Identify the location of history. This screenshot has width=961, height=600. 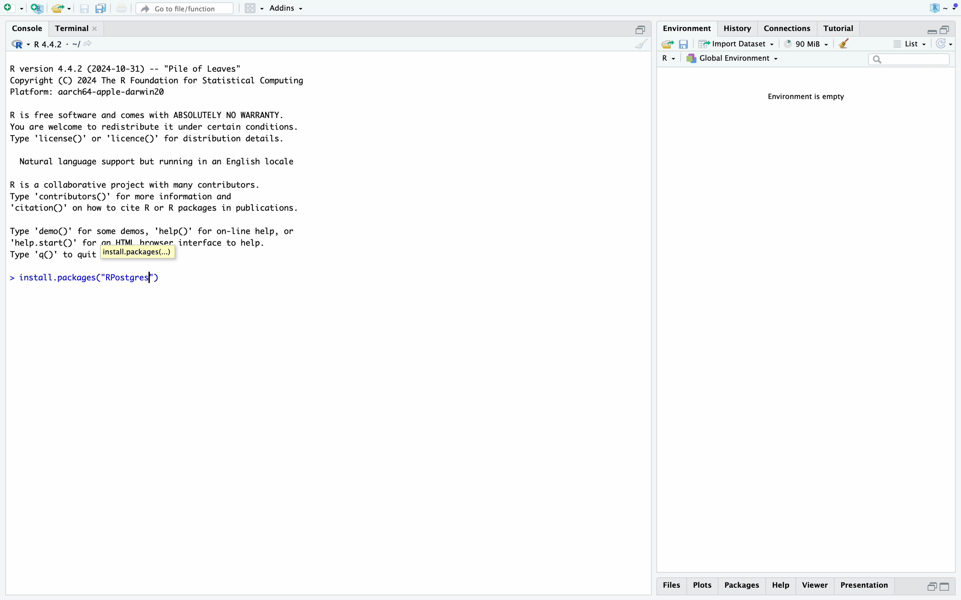
(741, 27).